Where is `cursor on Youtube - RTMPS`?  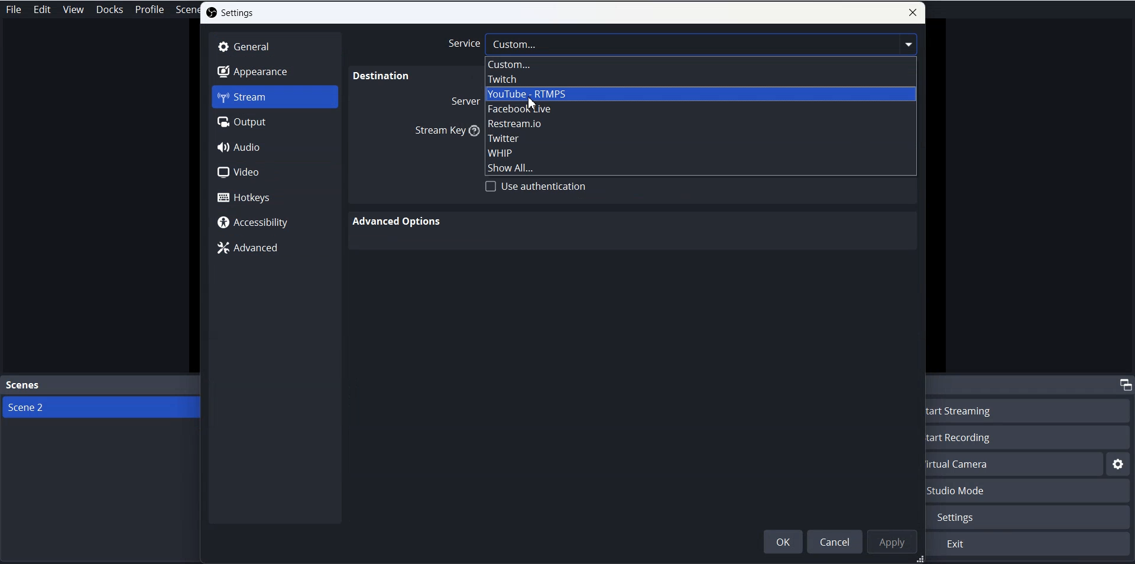 cursor on Youtube - RTMPS is located at coordinates (534, 102).